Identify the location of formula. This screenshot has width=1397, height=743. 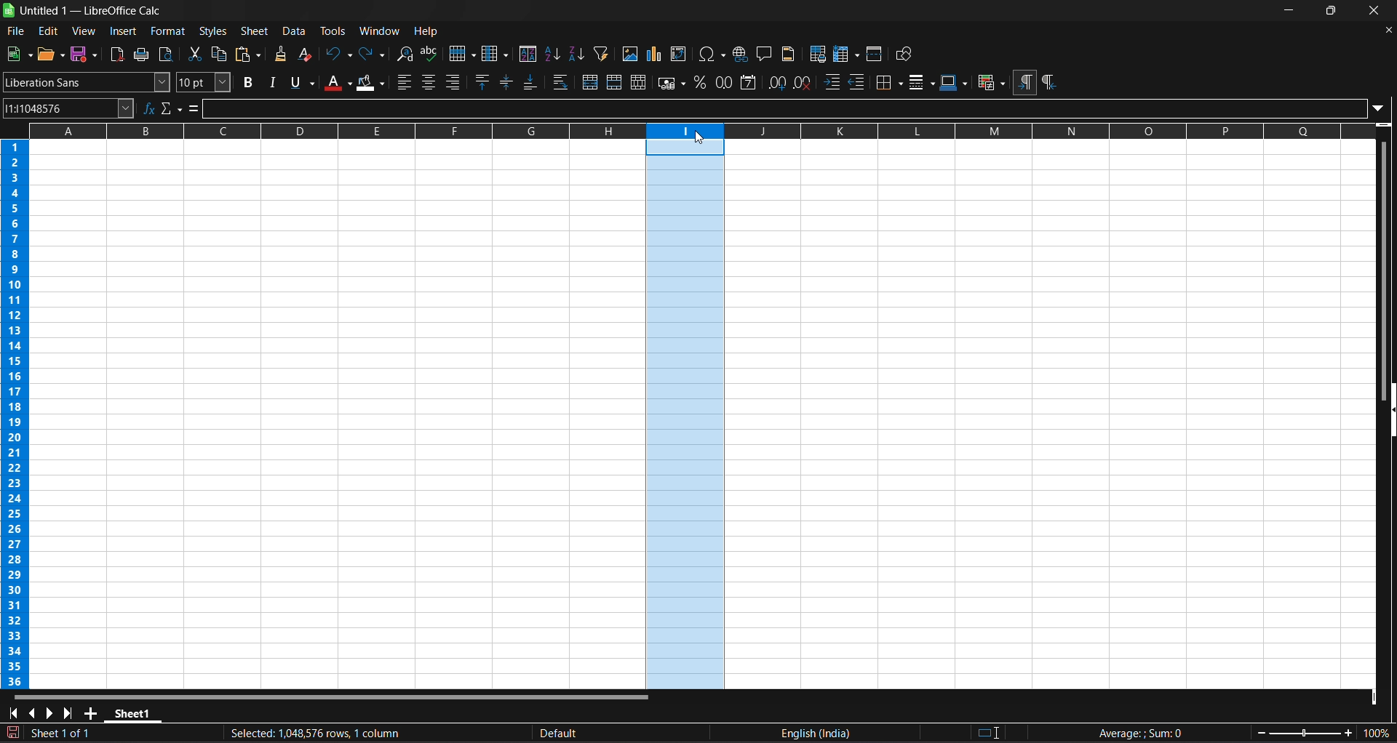
(196, 108).